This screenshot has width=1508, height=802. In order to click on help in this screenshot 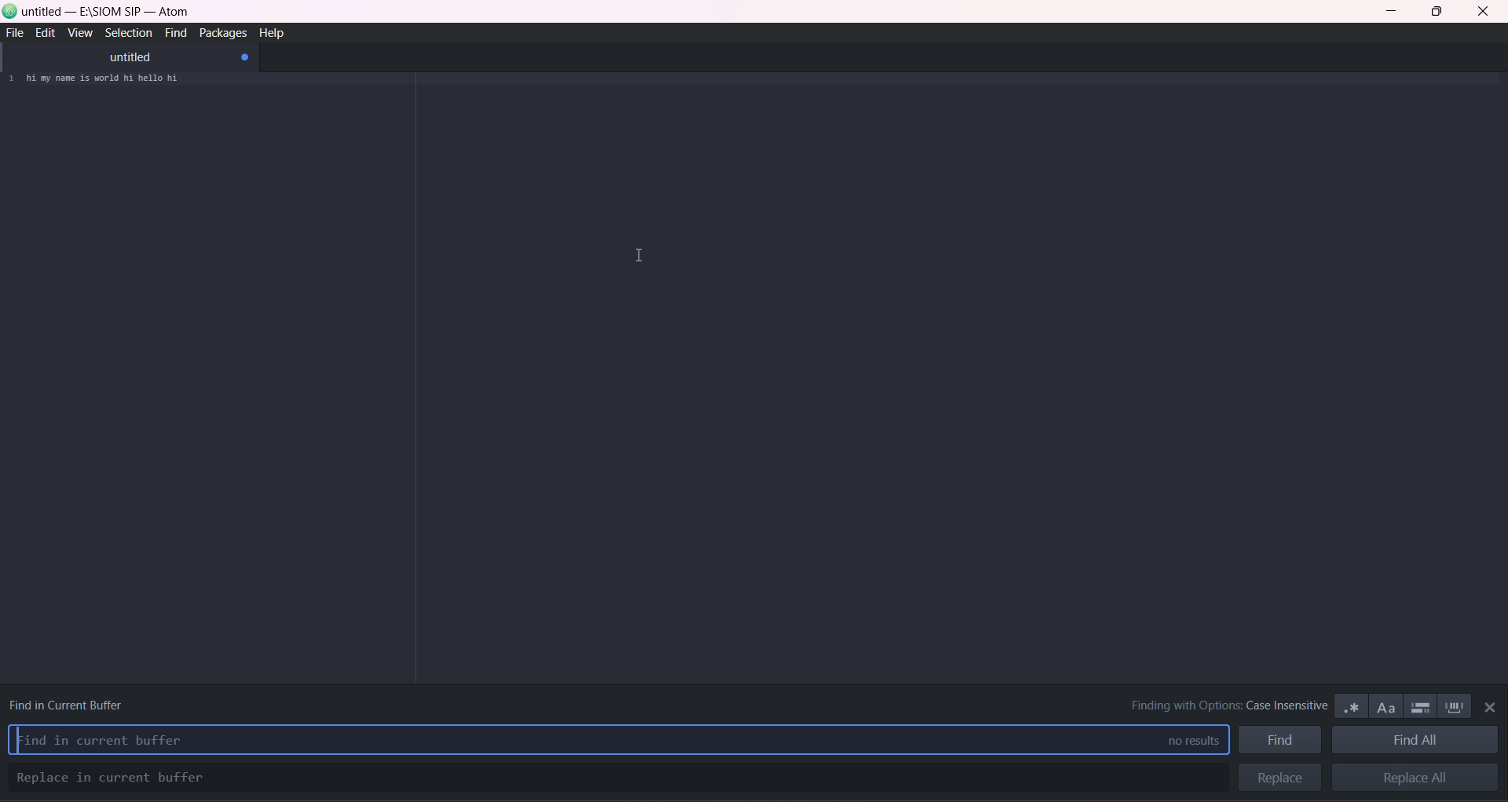, I will do `click(273, 32)`.